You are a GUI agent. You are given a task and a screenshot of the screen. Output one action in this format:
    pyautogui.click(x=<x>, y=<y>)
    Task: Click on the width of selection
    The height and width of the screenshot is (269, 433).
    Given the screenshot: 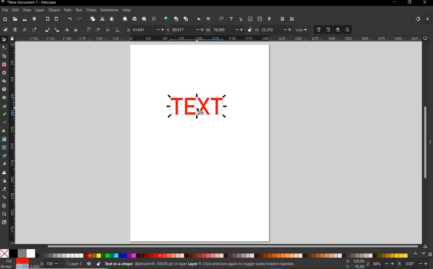 What is the action you would take?
    pyautogui.click(x=225, y=30)
    